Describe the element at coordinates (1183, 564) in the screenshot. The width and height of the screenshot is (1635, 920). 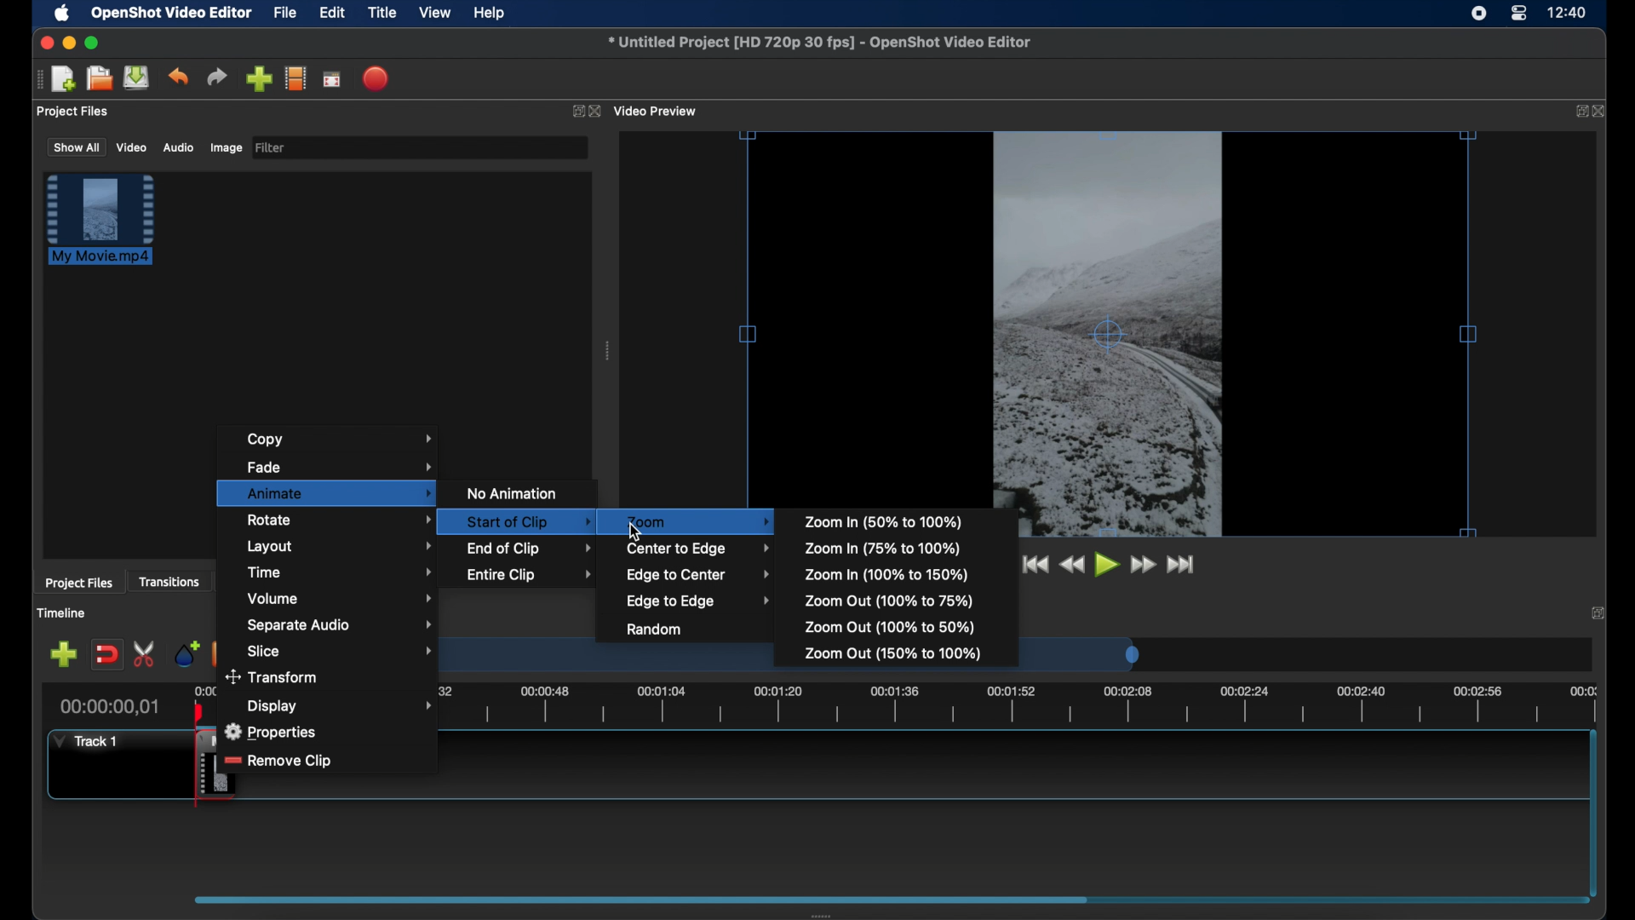
I see `jump to start` at that location.